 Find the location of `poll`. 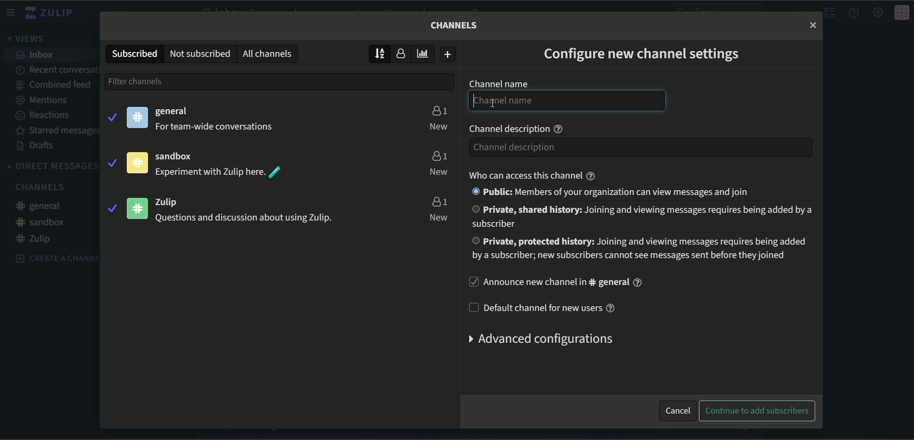

poll is located at coordinates (426, 53).